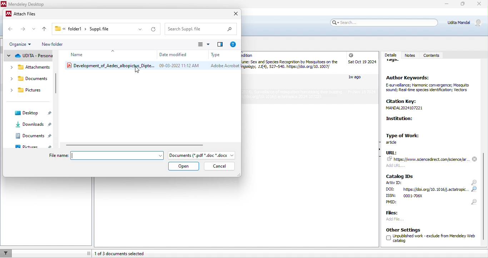  Describe the element at coordinates (394, 213) in the screenshot. I see `files` at that location.